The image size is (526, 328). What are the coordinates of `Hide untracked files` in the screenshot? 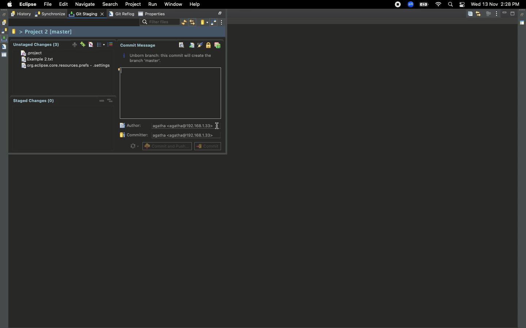 It's located at (91, 45).